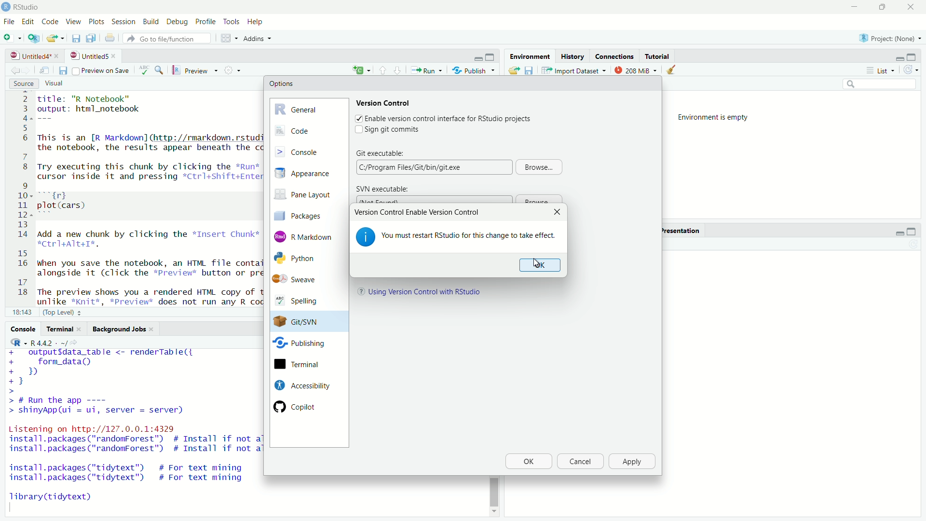  What do you see at coordinates (58, 56) in the screenshot?
I see `close` at bounding box center [58, 56].